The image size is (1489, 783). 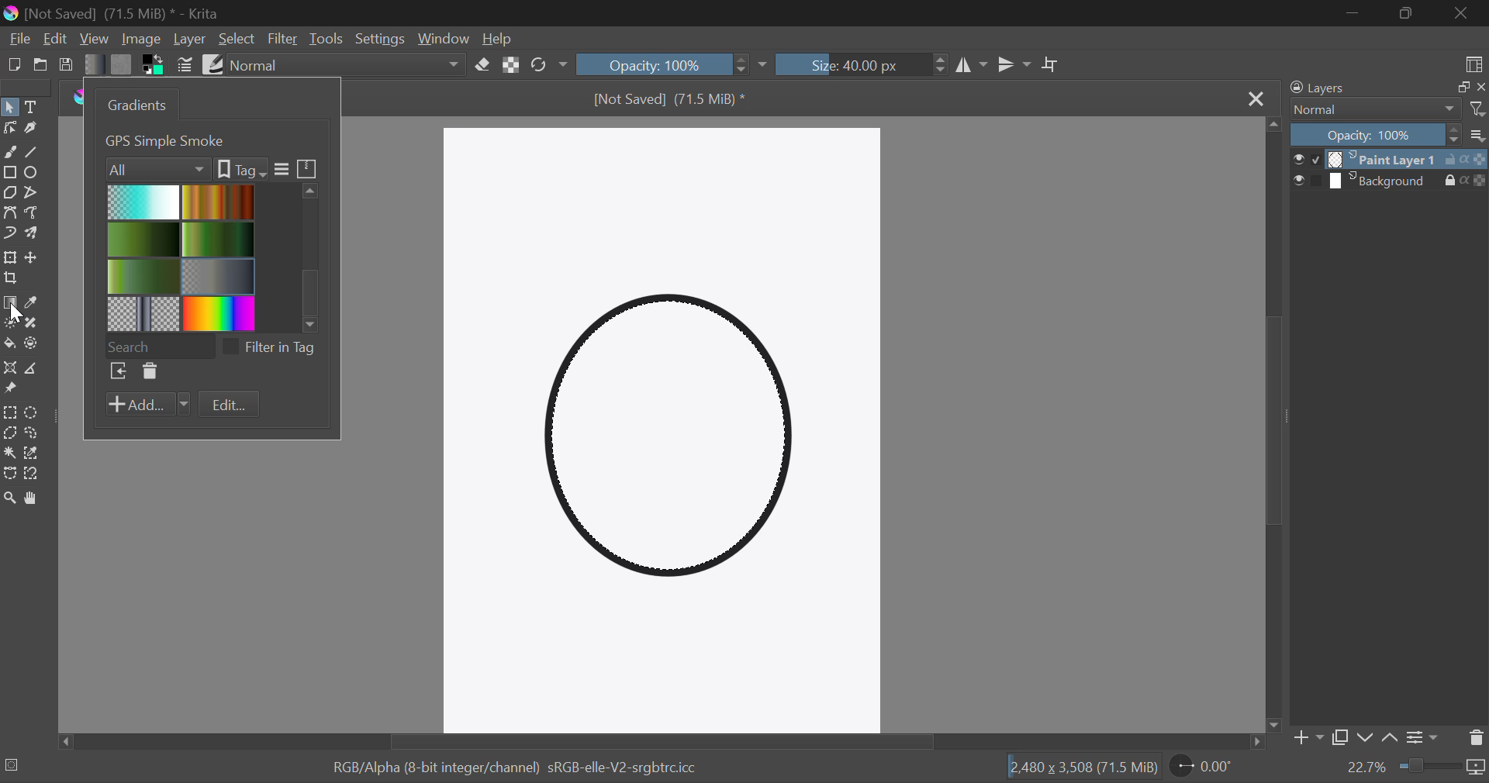 What do you see at coordinates (94, 40) in the screenshot?
I see `View` at bounding box center [94, 40].